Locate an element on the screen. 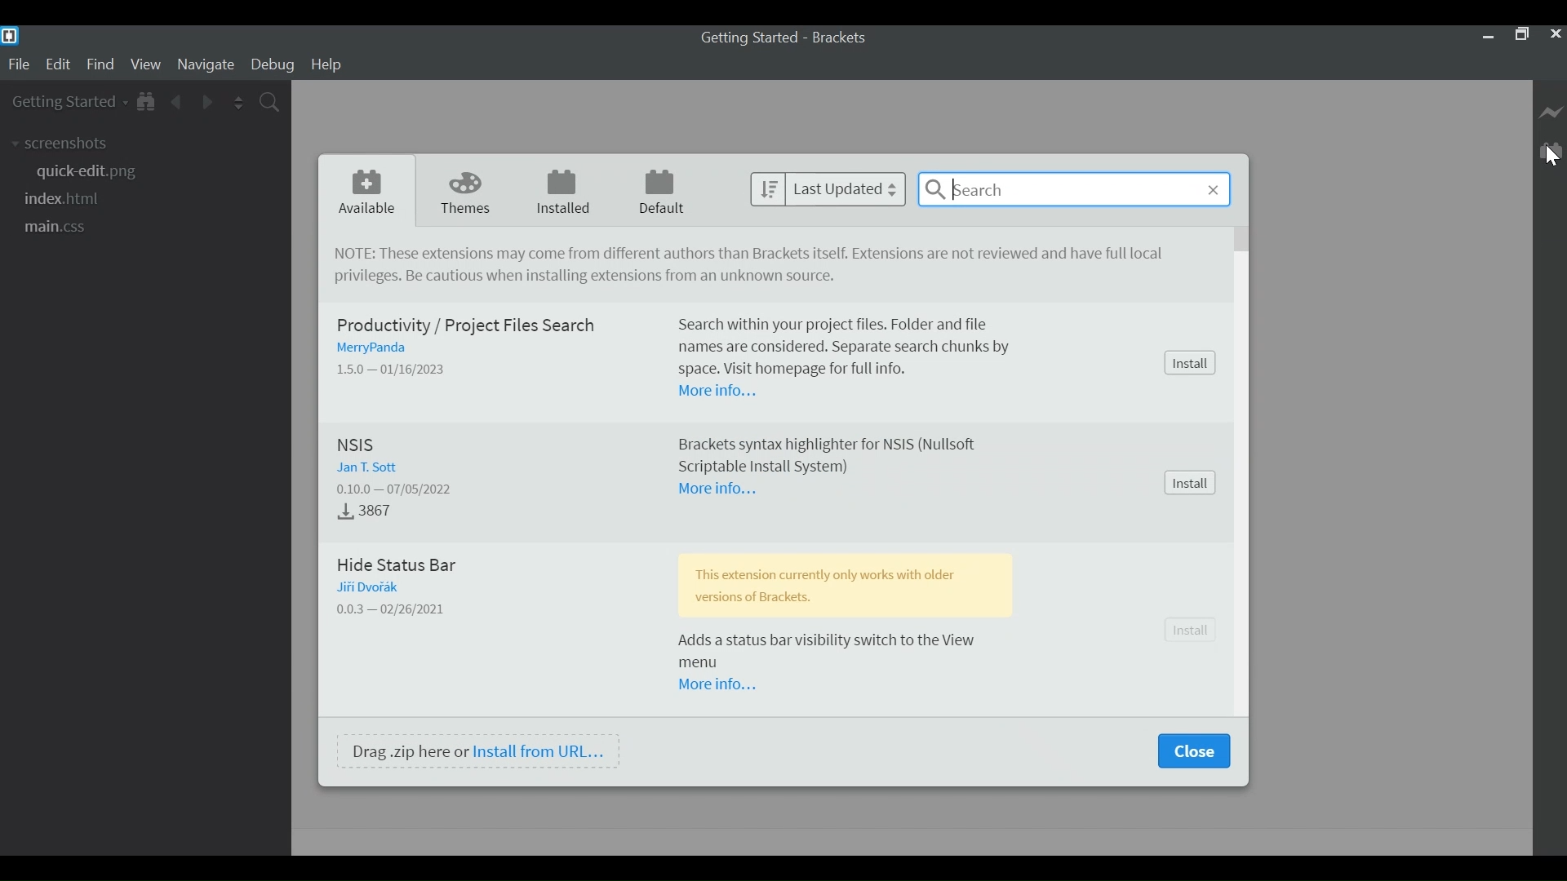 This screenshot has width=1567, height=881. Close is located at coordinates (1555, 34).